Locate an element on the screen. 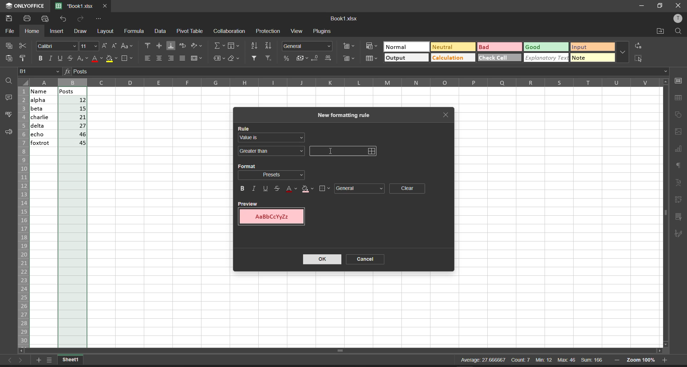 Image resolution: width=687 pixels, height=367 pixels. scroll bar is located at coordinates (344, 347).